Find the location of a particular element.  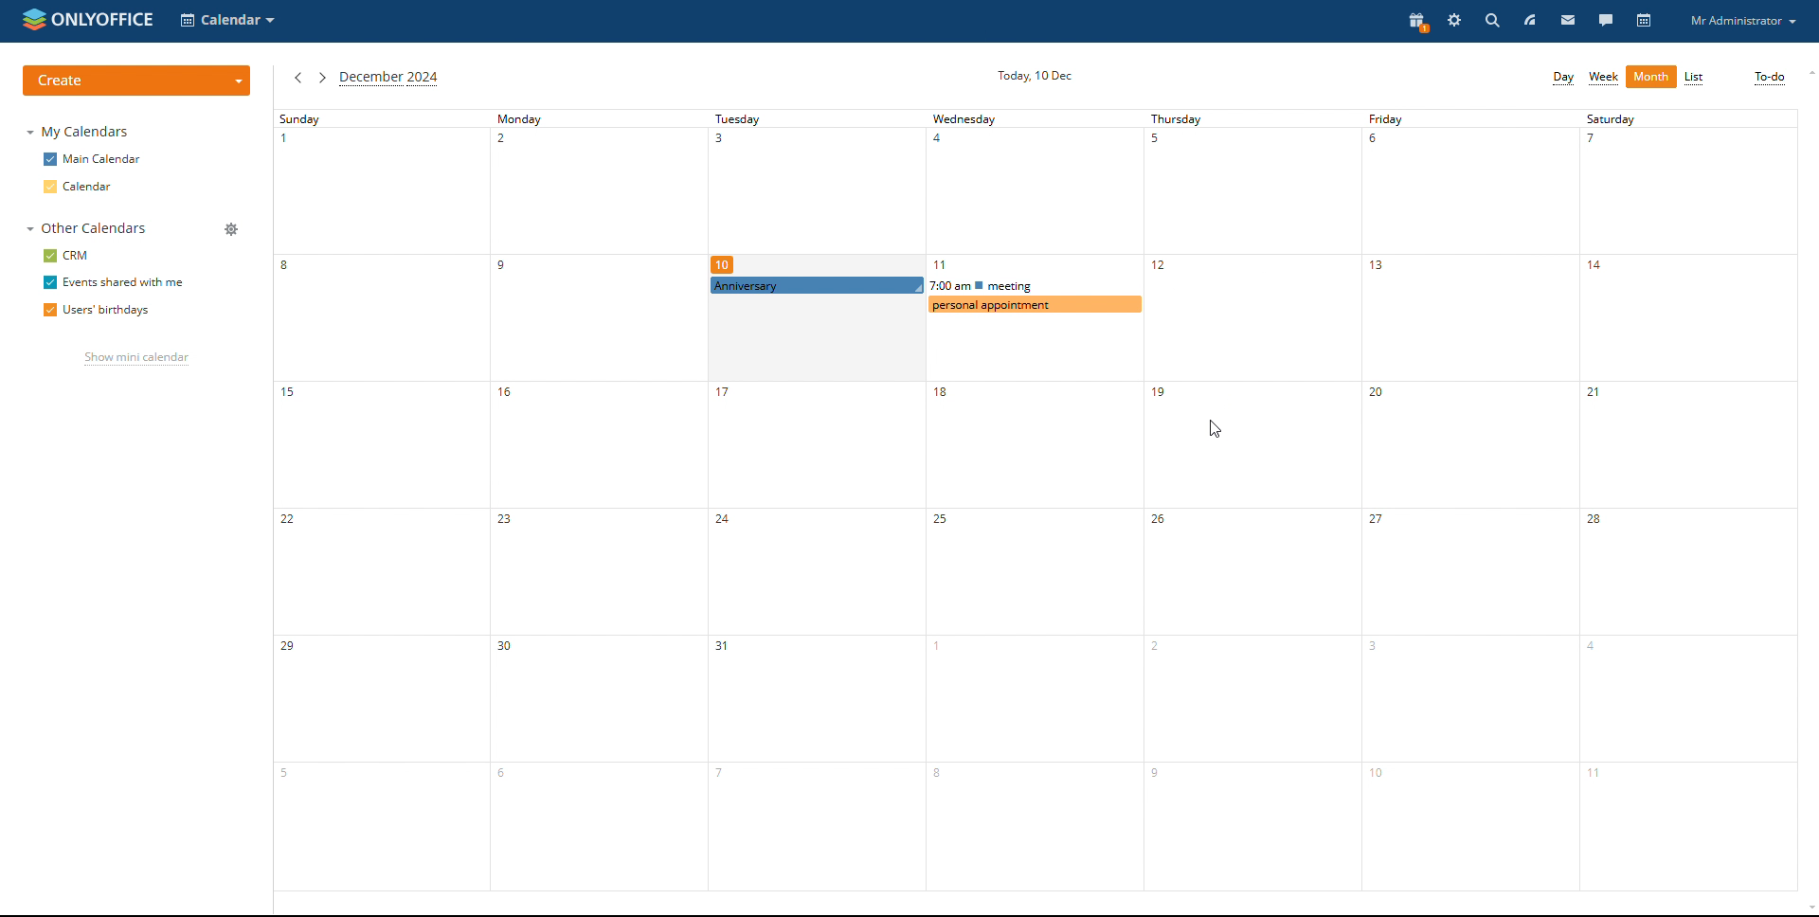

crm is located at coordinates (65, 256).